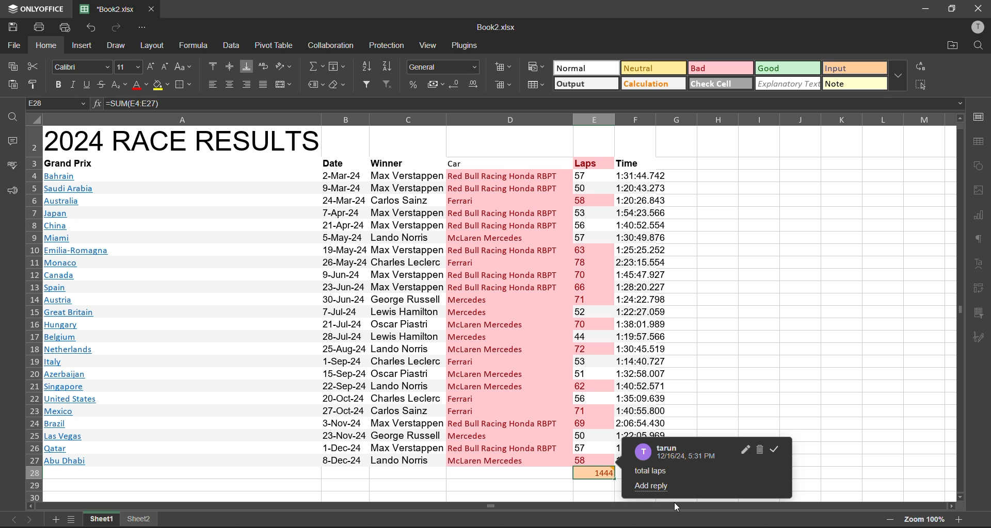  Describe the element at coordinates (145, 28) in the screenshot. I see `customize quick access toolbar` at that location.